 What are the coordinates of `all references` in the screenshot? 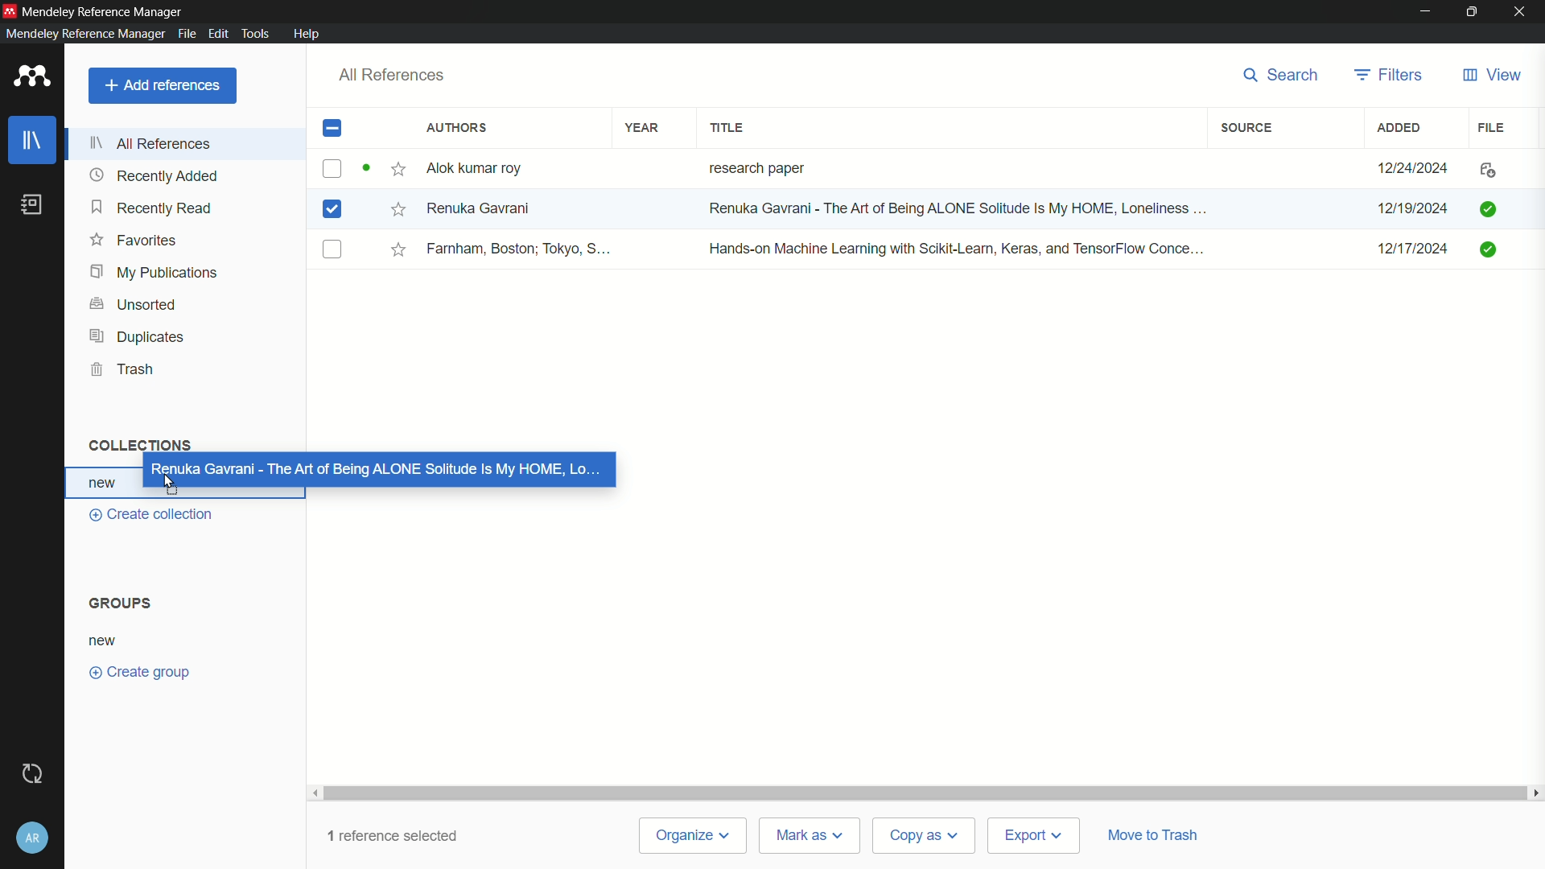 It's located at (151, 143).